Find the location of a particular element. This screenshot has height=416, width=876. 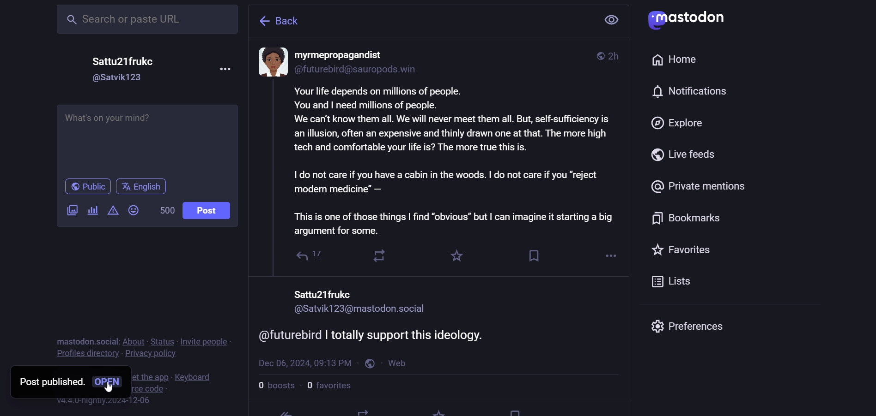

boost is located at coordinates (379, 256).